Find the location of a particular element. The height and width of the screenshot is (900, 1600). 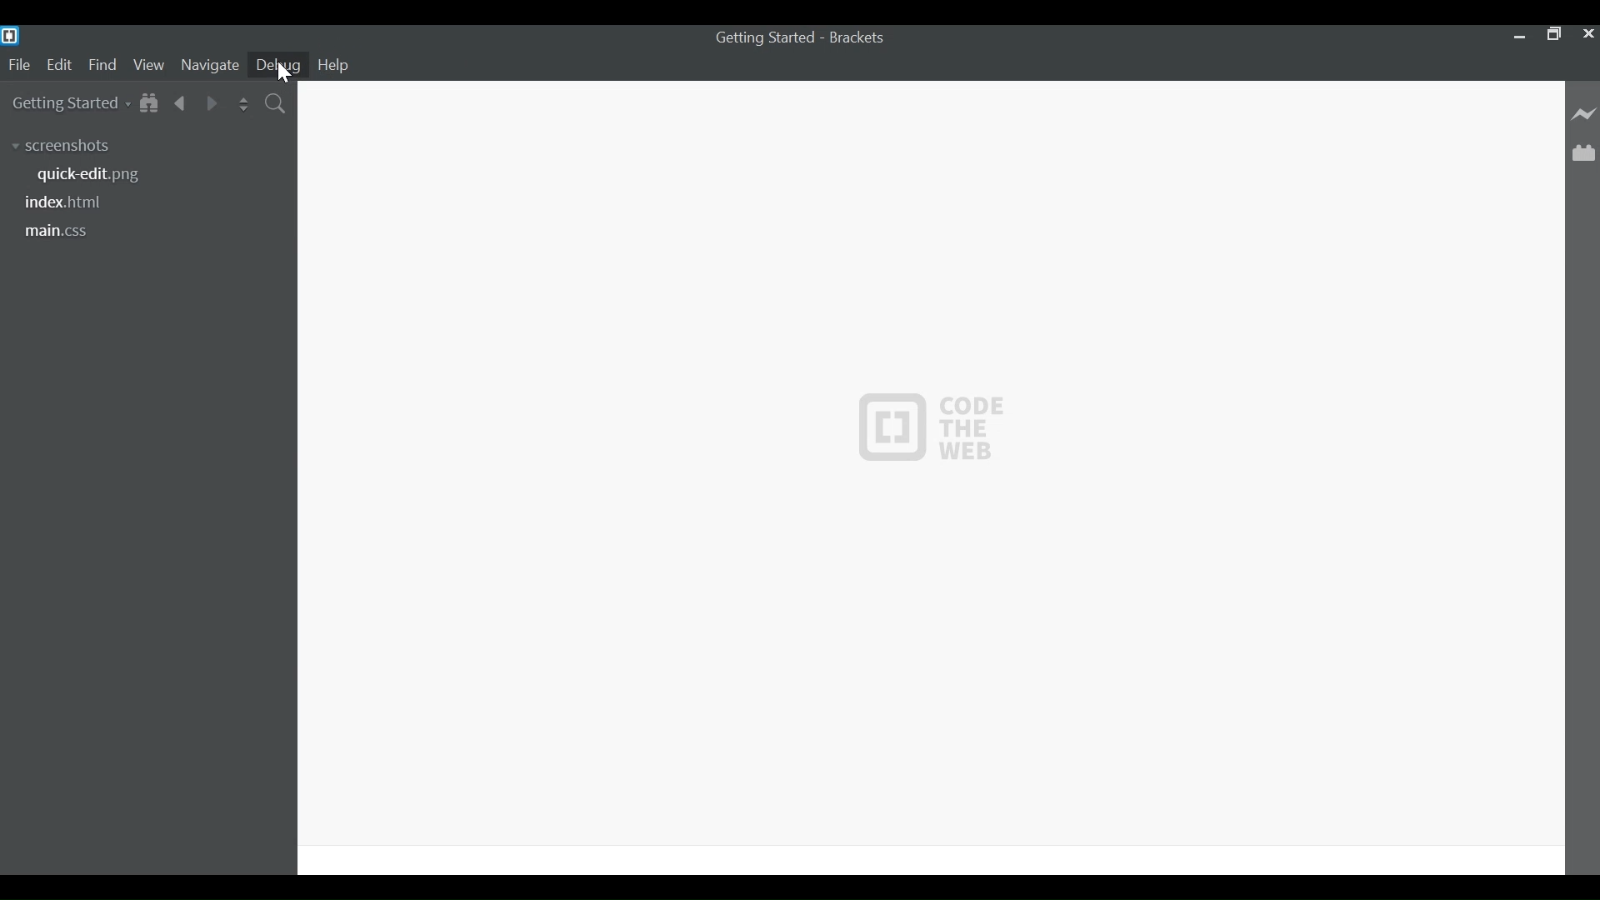

File is located at coordinates (18, 63).